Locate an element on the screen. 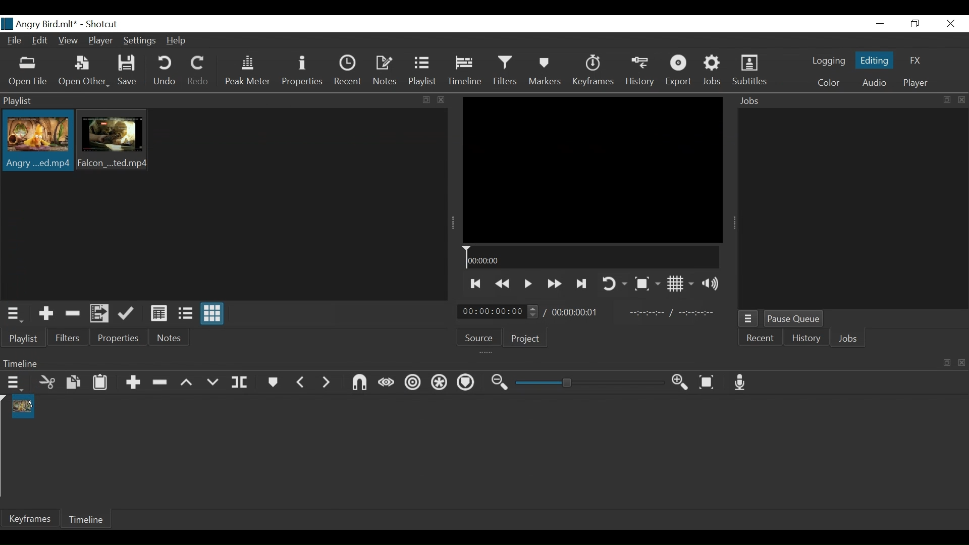 This screenshot has width=969, height=545. Next Marker is located at coordinates (327, 383).